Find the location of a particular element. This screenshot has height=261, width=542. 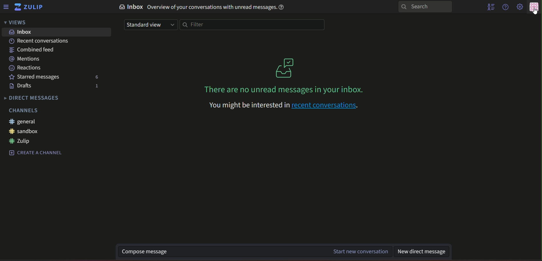

Recent conversations is located at coordinates (40, 41).